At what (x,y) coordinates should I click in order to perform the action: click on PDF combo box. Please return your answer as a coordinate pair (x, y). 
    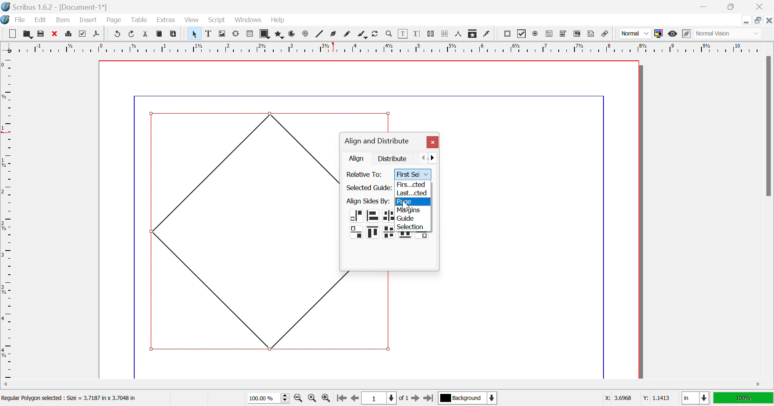
    Looking at the image, I should click on (564, 34).